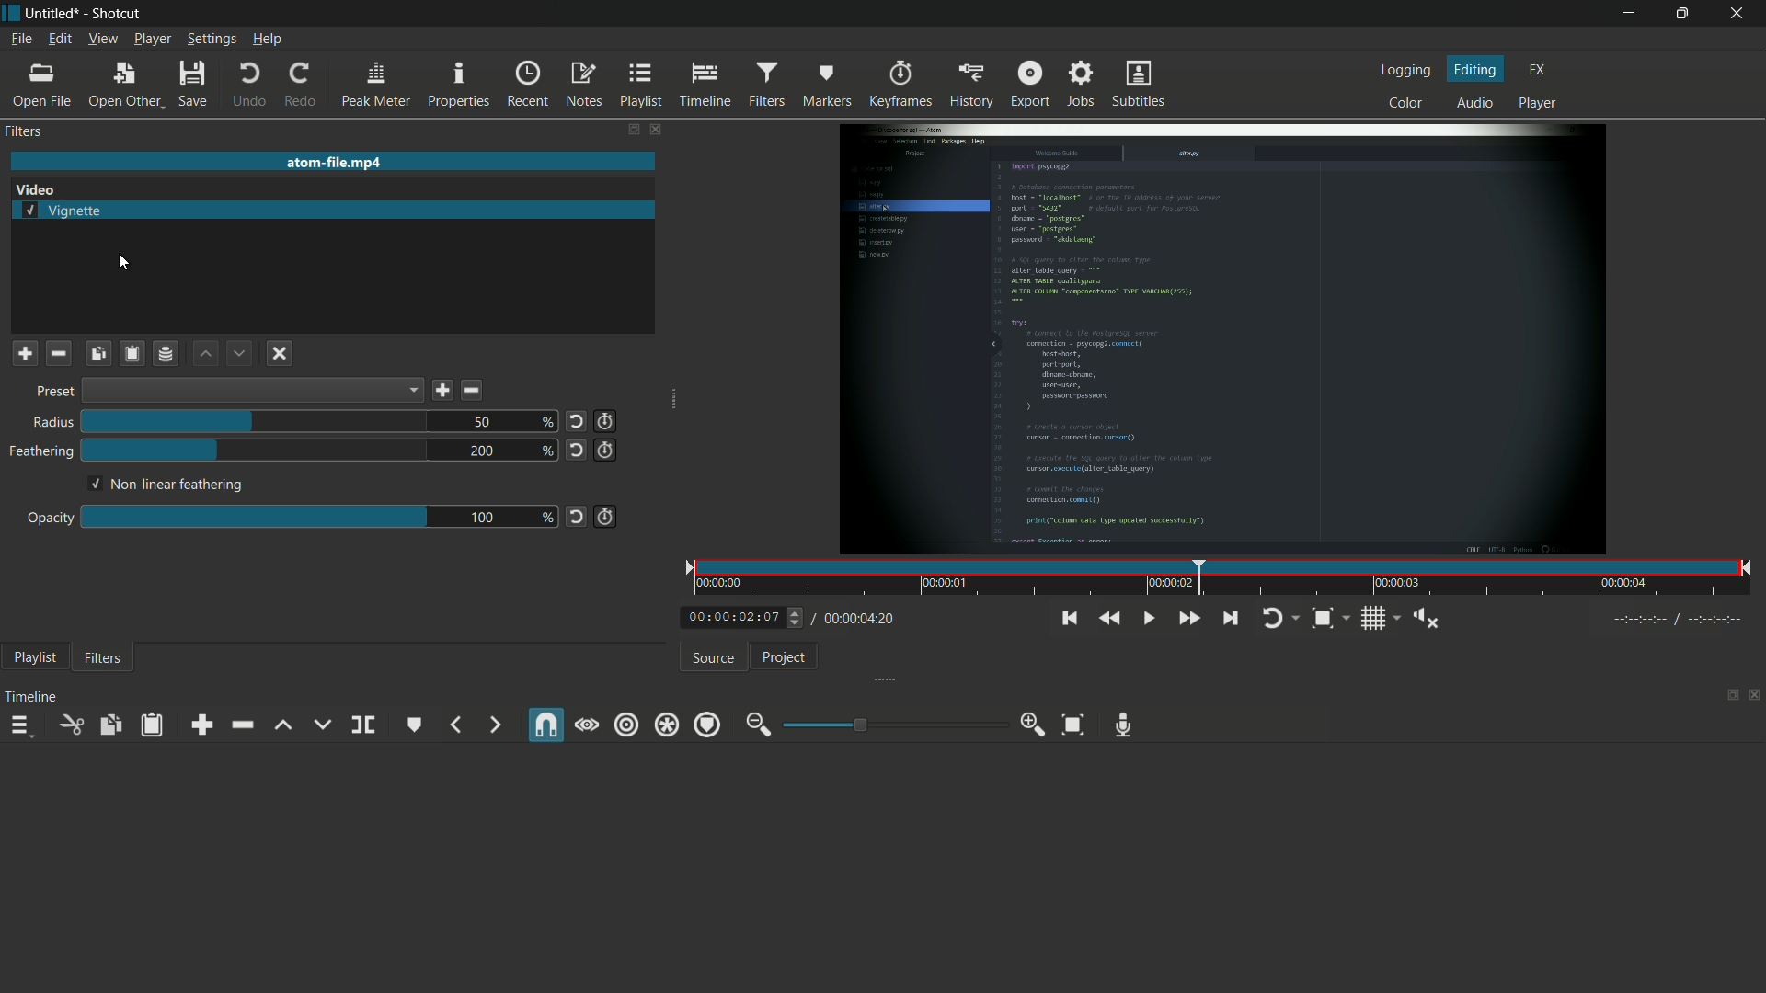 The width and height of the screenshot is (1766, 993). I want to click on fx, so click(1542, 70).